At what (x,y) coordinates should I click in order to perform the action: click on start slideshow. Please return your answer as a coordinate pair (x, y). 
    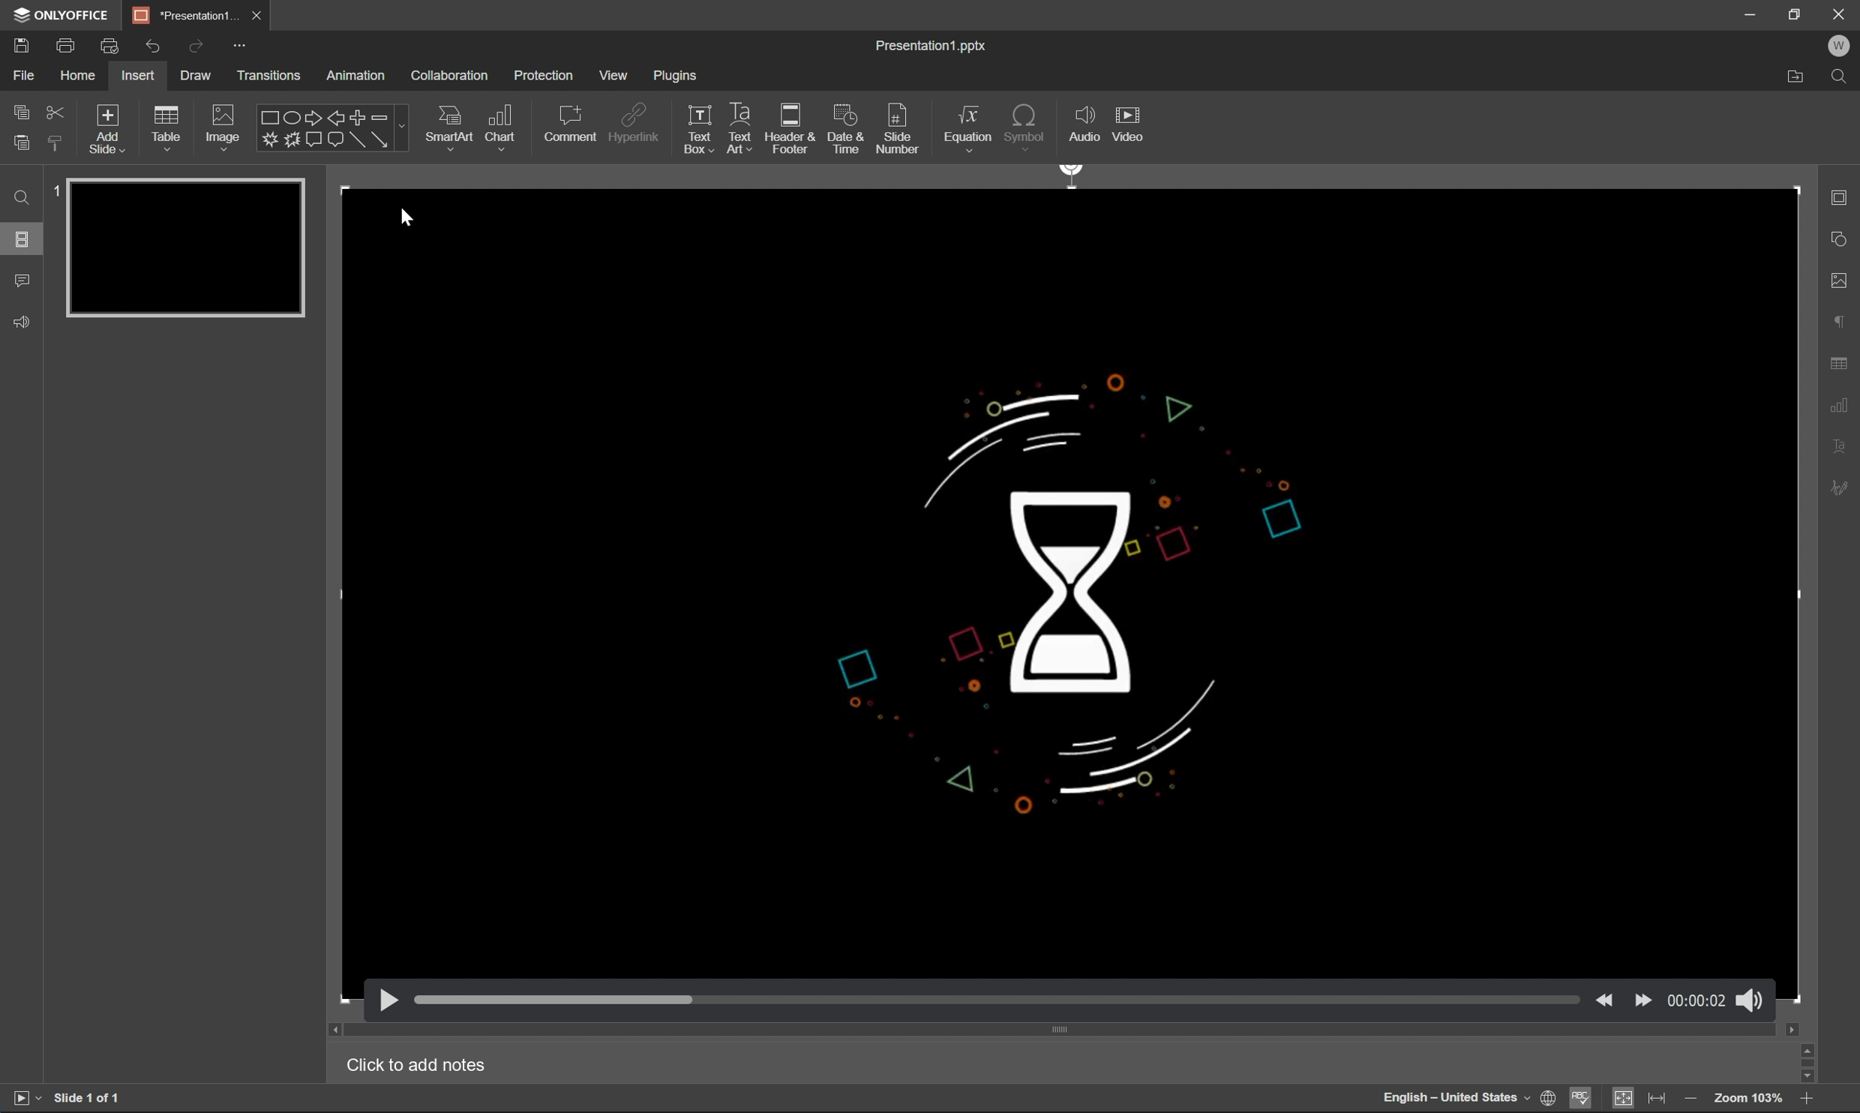
    Looking at the image, I should click on (22, 1096).